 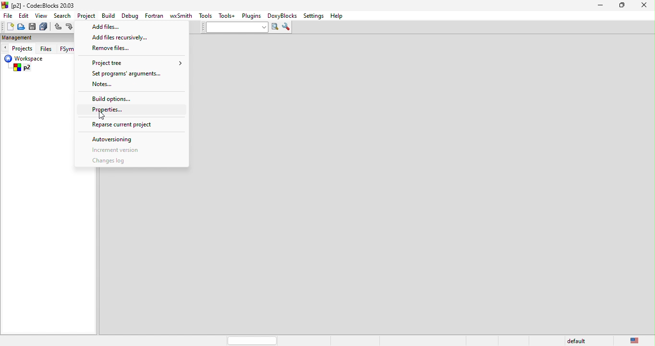 What do you see at coordinates (118, 161) in the screenshot?
I see `changes log` at bounding box center [118, 161].